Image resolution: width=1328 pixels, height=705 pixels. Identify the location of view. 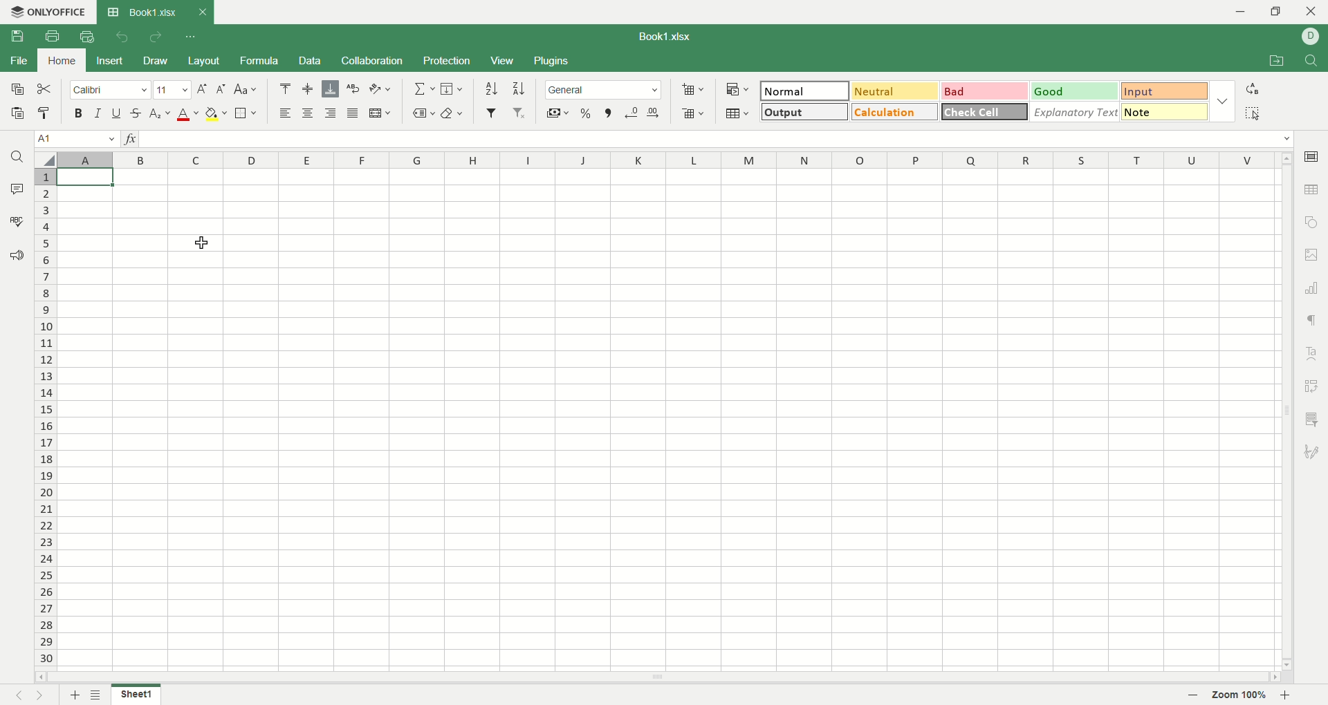
(501, 60).